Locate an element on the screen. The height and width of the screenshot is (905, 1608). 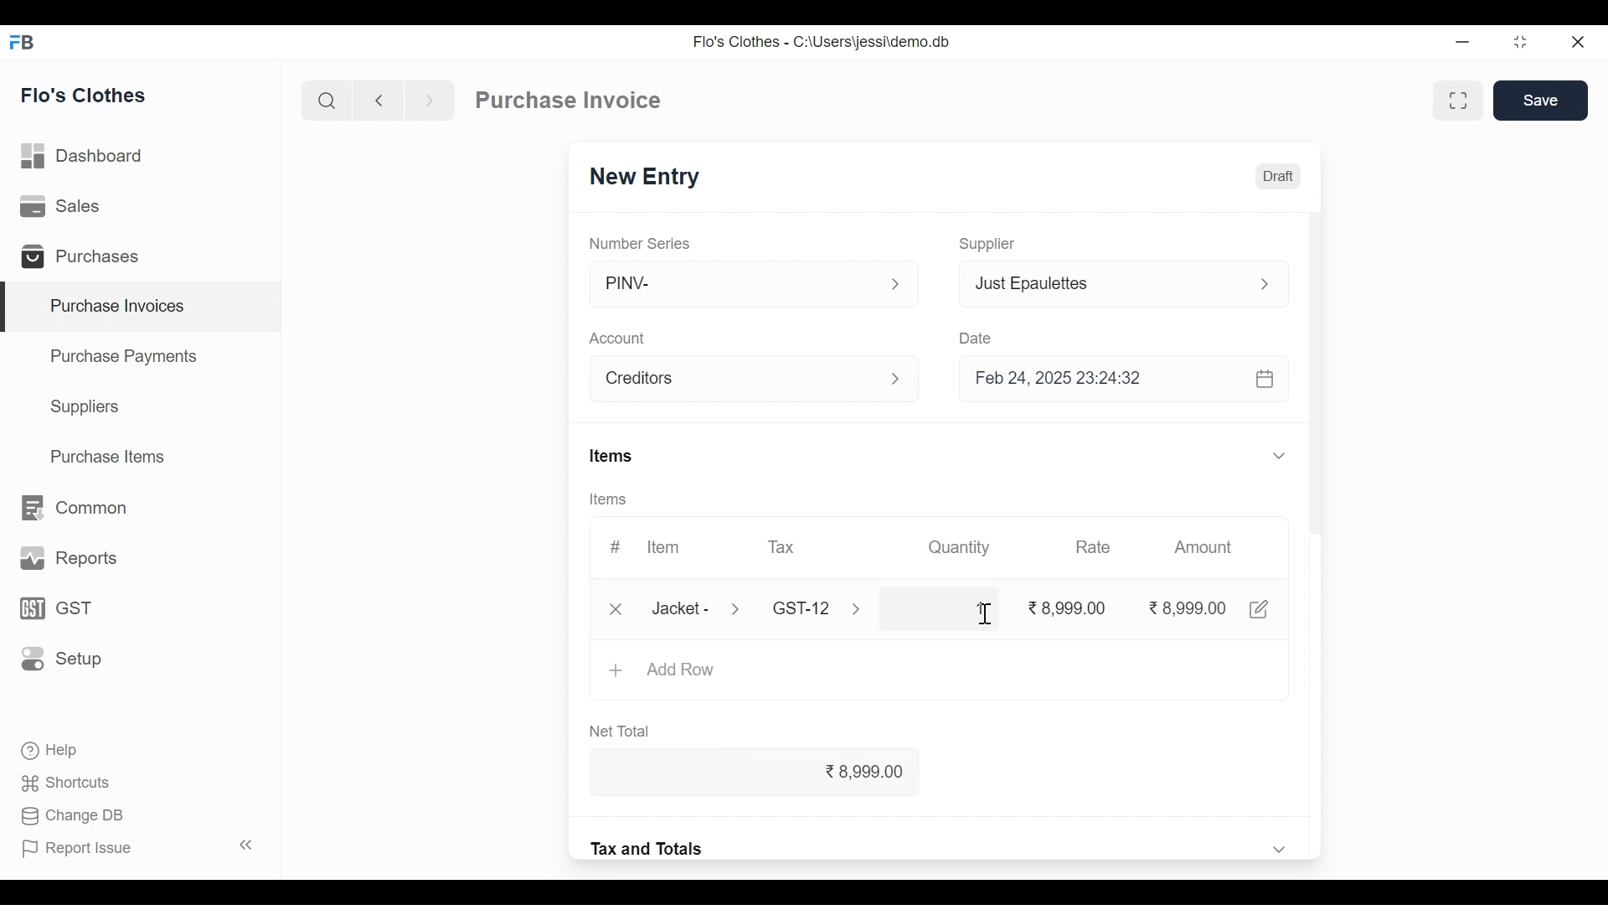
Purchase Items is located at coordinates (111, 456).